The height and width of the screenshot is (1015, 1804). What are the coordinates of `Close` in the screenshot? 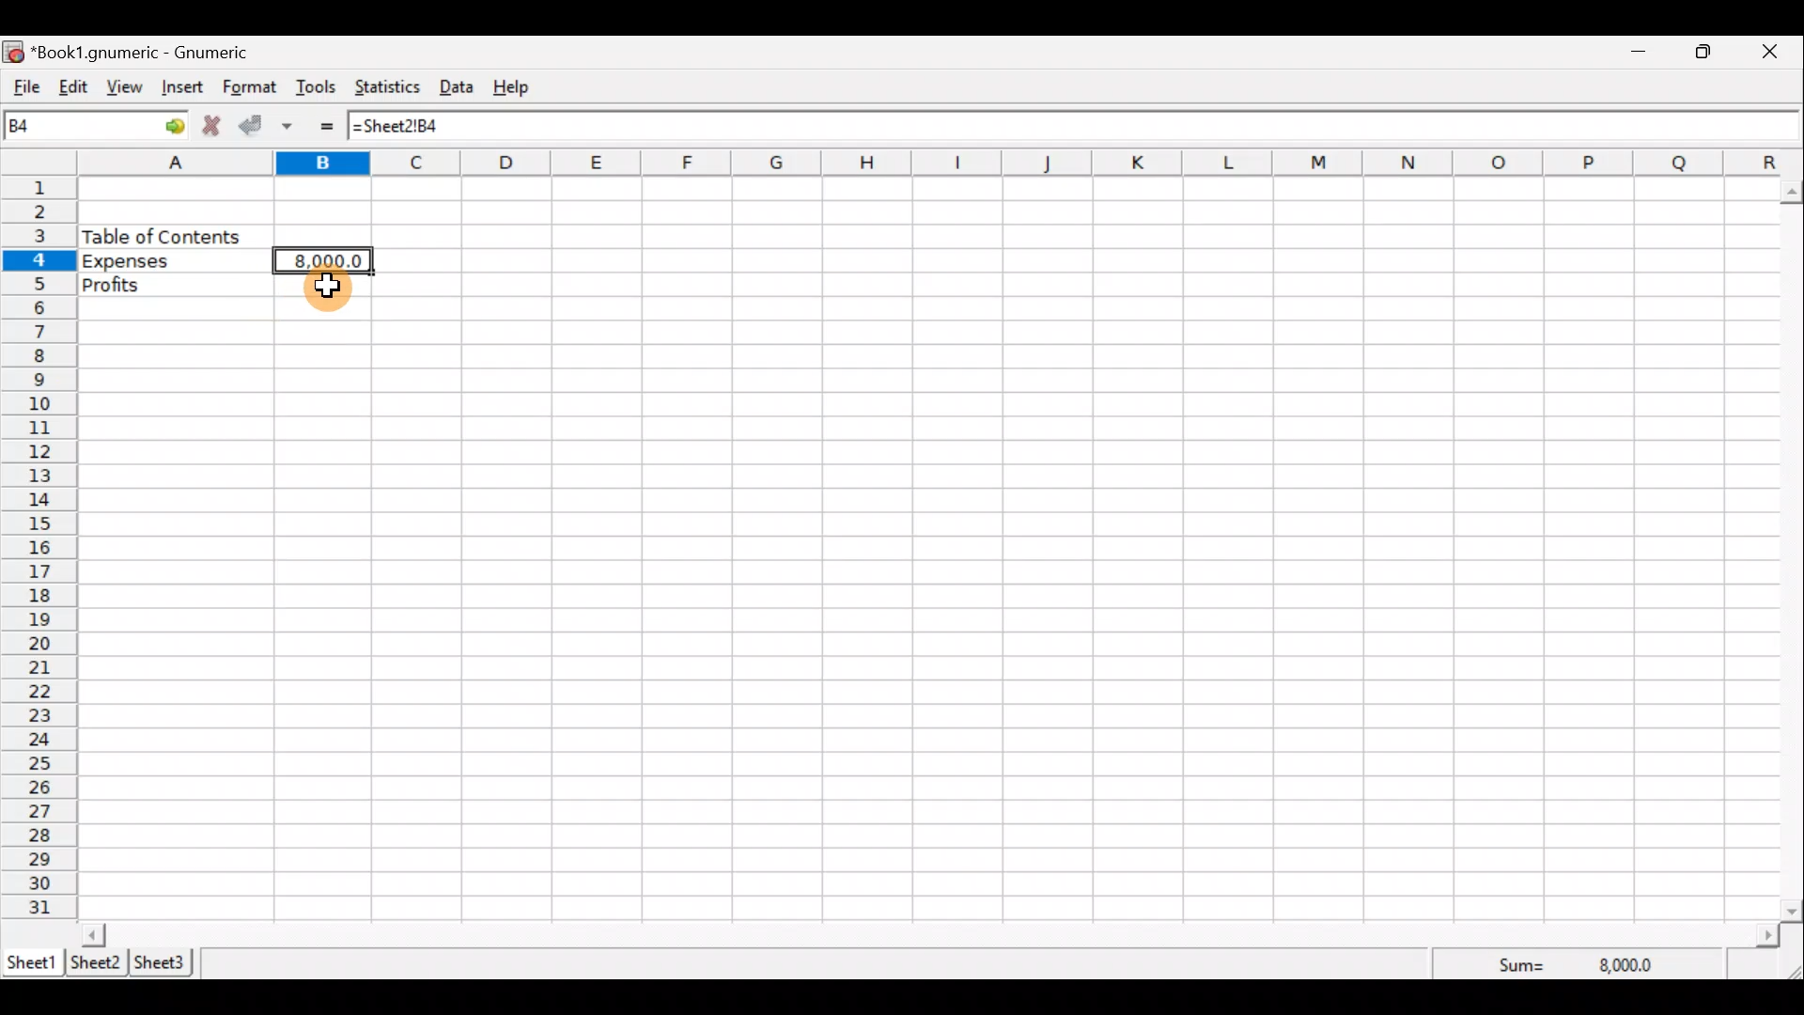 It's located at (1778, 52).